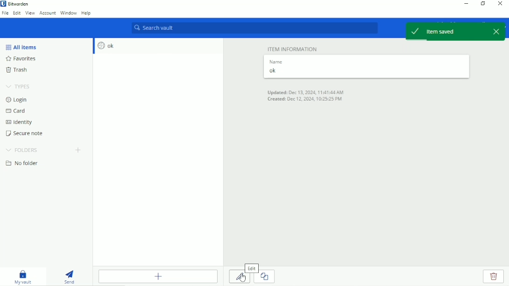  What do you see at coordinates (3, 4) in the screenshot?
I see `bitwarden logo` at bounding box center [3, 4].